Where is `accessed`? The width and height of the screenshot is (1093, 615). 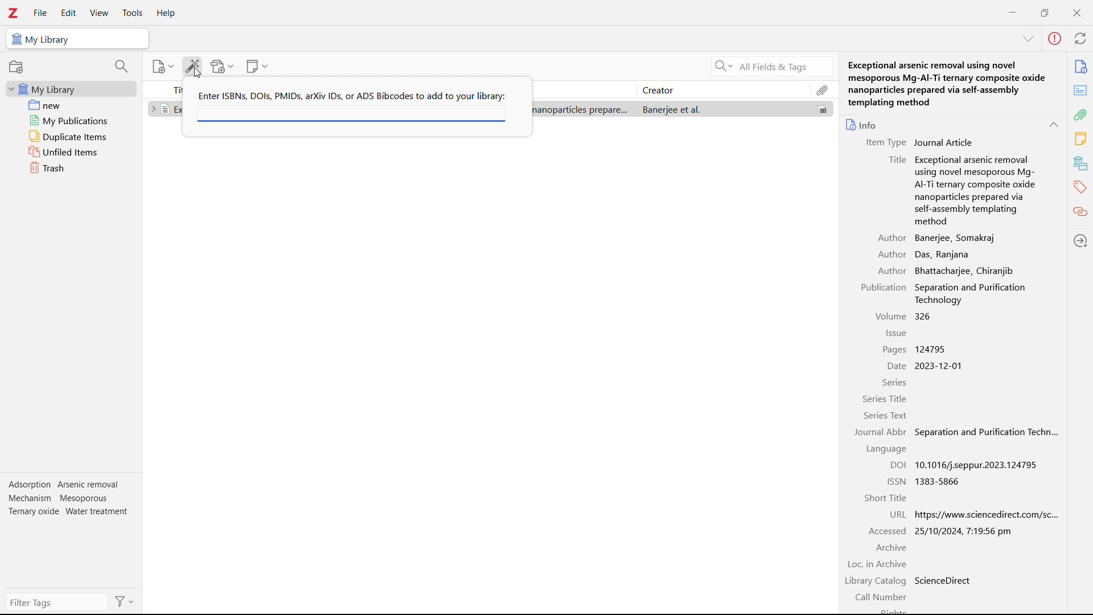 accessed is located at coordinates (887, 531).